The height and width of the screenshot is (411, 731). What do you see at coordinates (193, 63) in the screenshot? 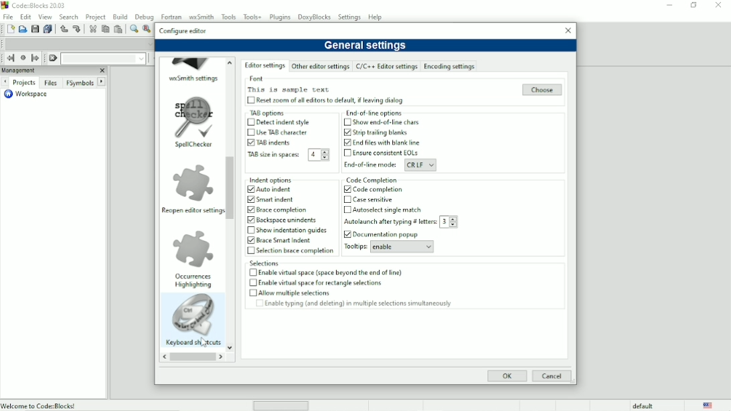
I see `Image` at bounding box center [193, 63].